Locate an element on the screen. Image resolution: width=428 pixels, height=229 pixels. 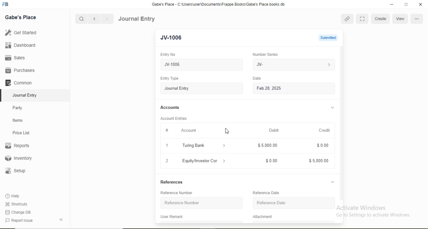
Dropdown is located at coordinates (225, 146).